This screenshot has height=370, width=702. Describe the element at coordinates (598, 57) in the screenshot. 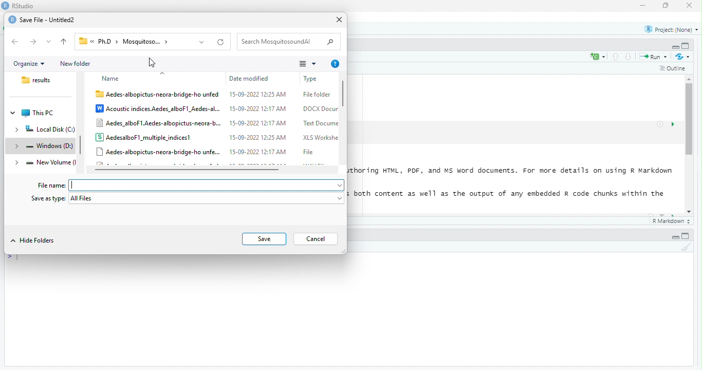

I see `C+` at that location.